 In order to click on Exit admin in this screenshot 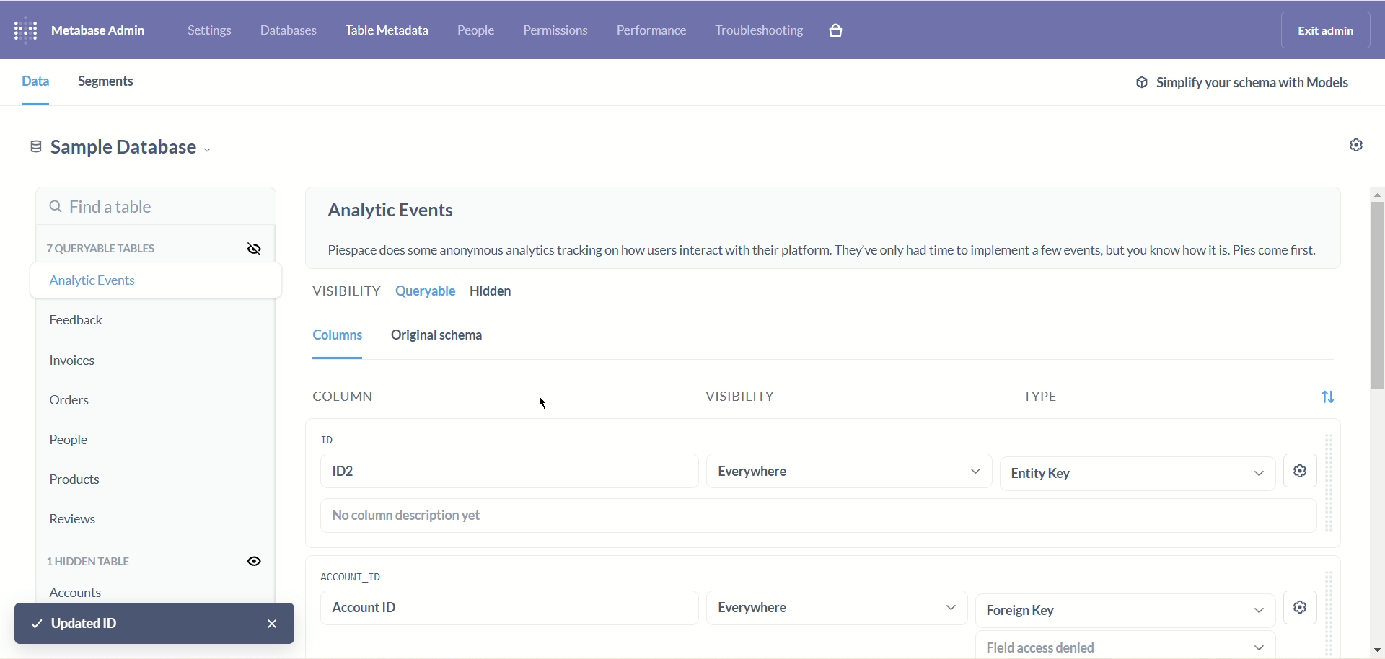, I will do `click(1319, 31)`.